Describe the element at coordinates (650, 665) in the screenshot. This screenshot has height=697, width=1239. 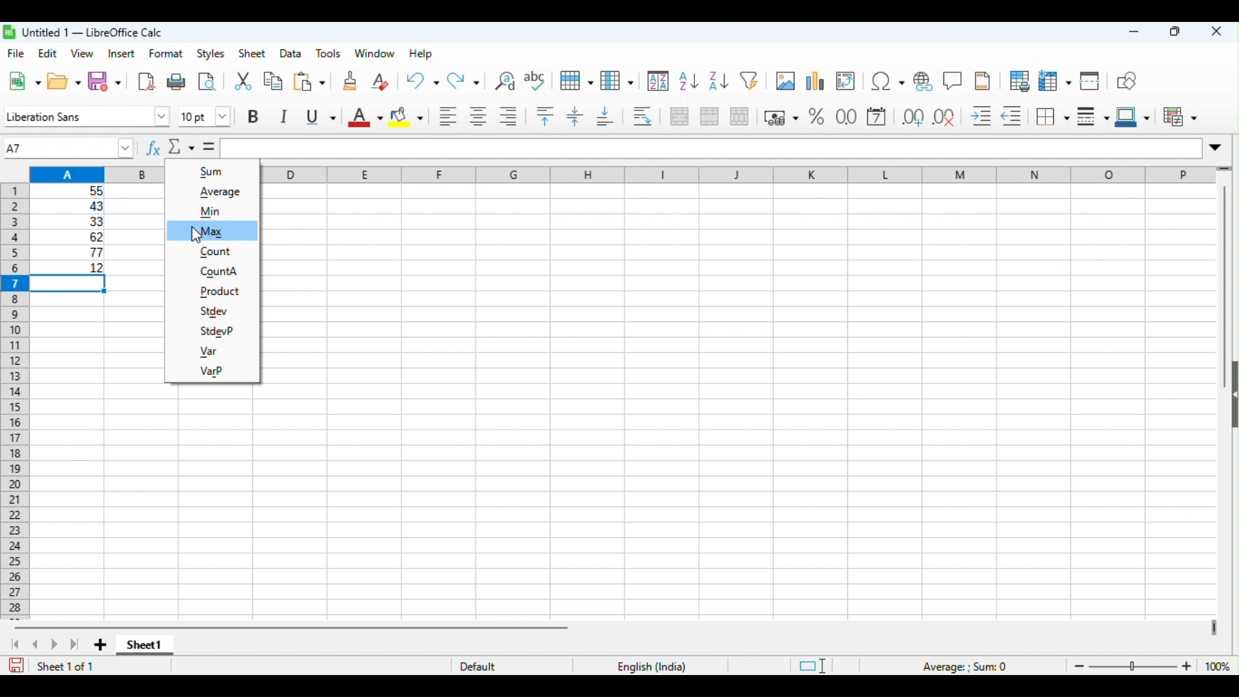
I see `language` at that location.